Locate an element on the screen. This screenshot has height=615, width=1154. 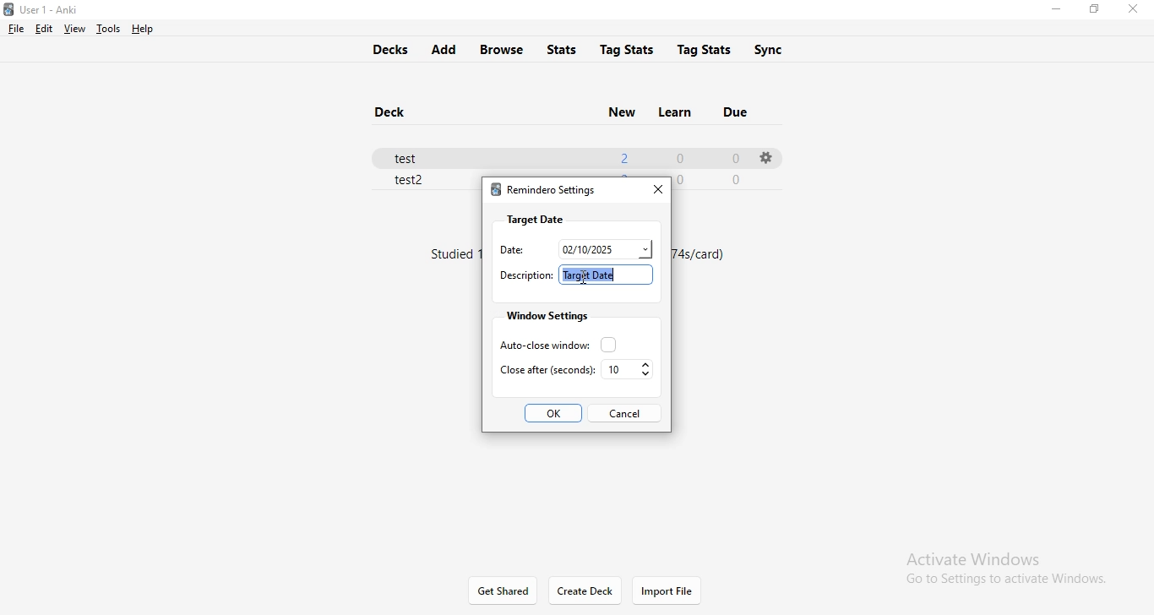
get shared is located at coordinates (504, 591).